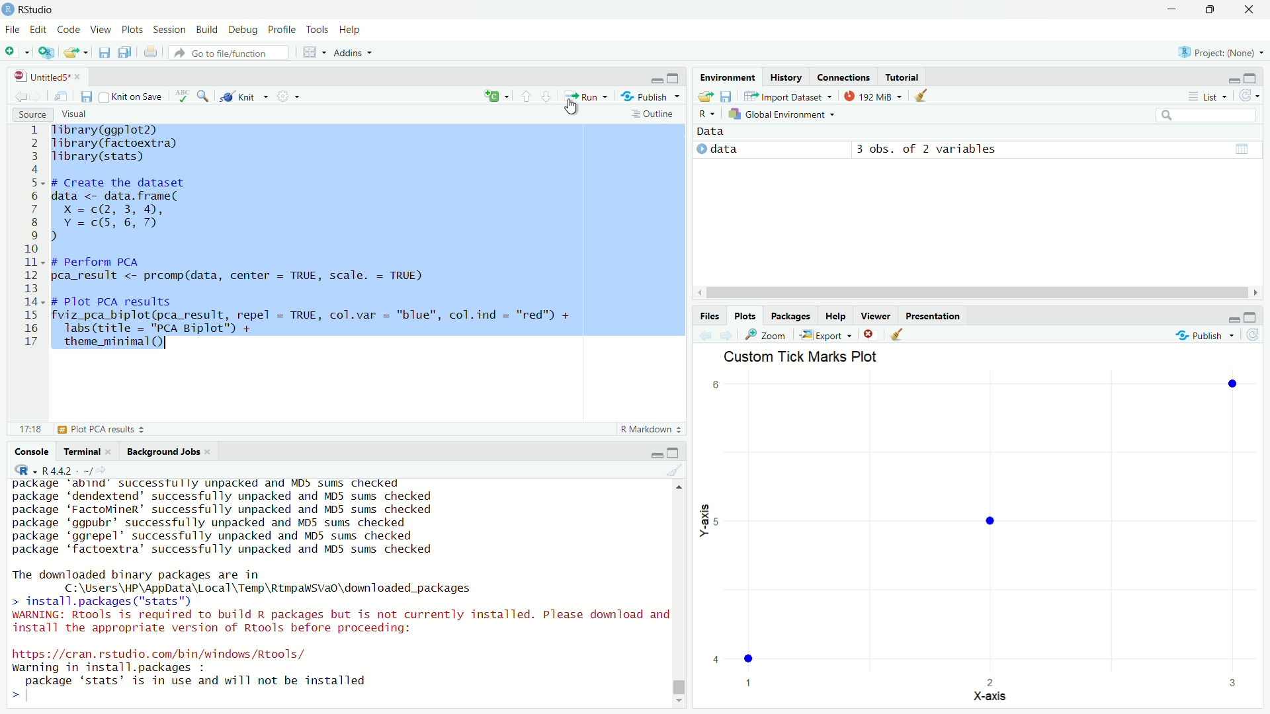  I want to click on r markdown, so click(651, 428).